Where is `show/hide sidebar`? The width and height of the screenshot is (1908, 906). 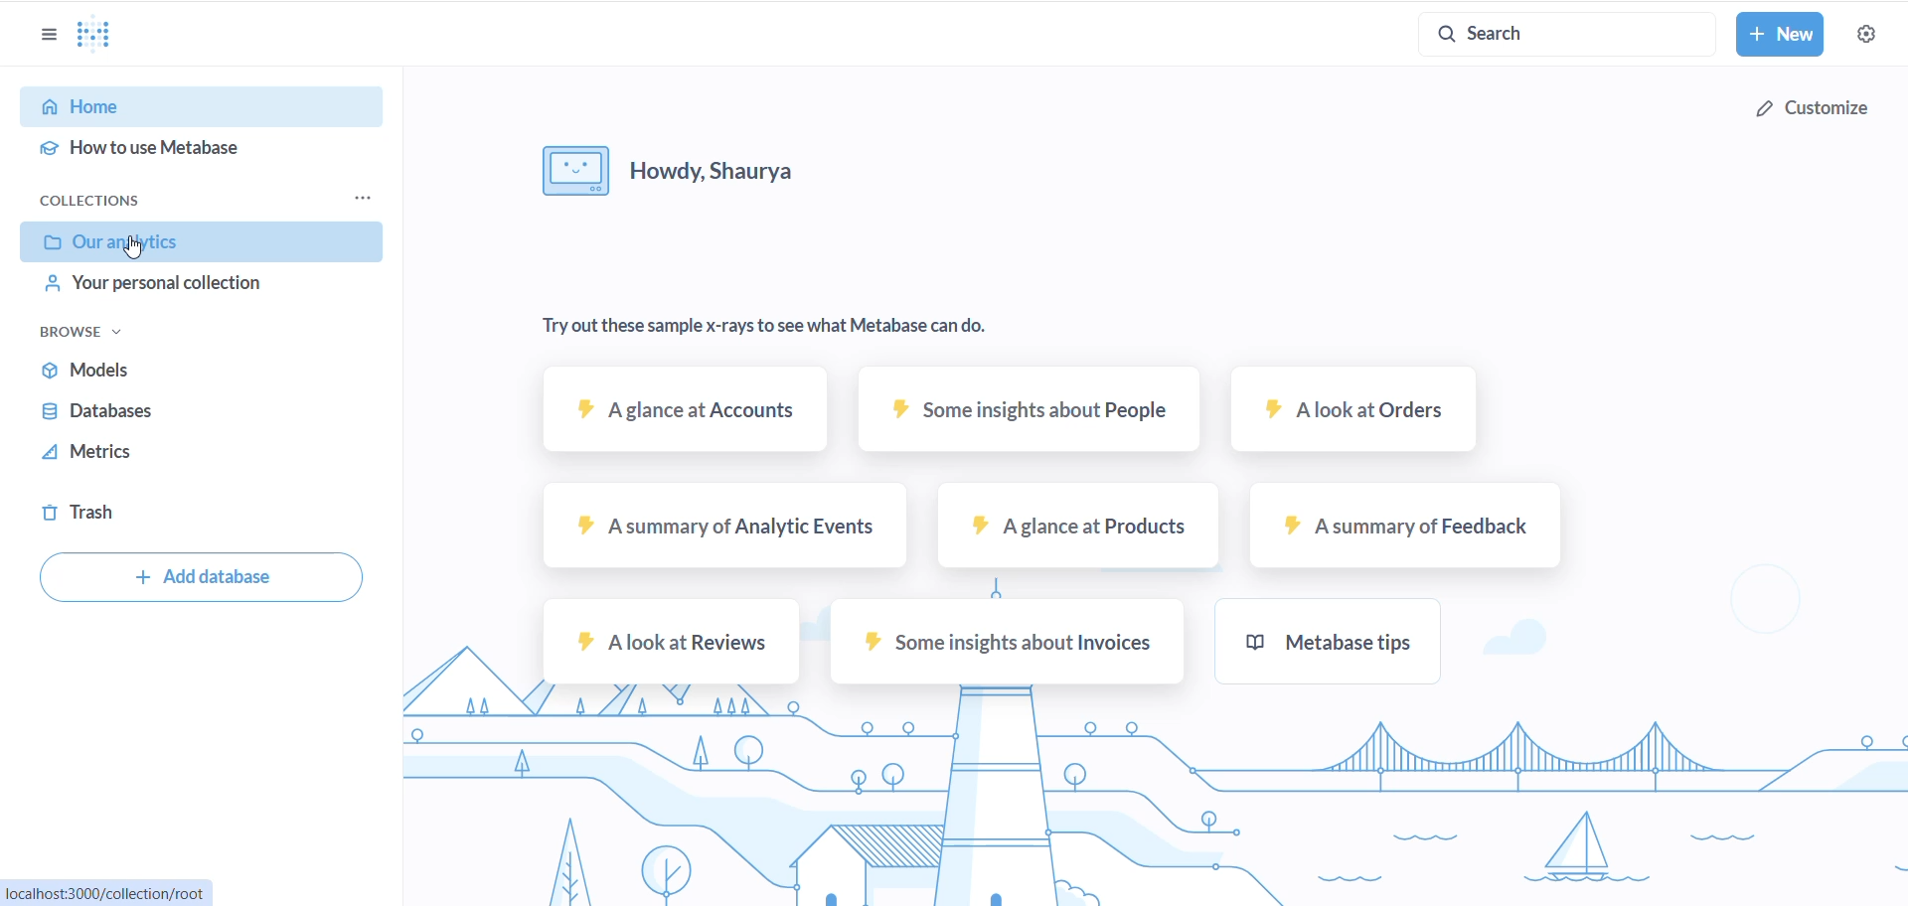
show/hide sidebar is located at coordinates (52, 38).